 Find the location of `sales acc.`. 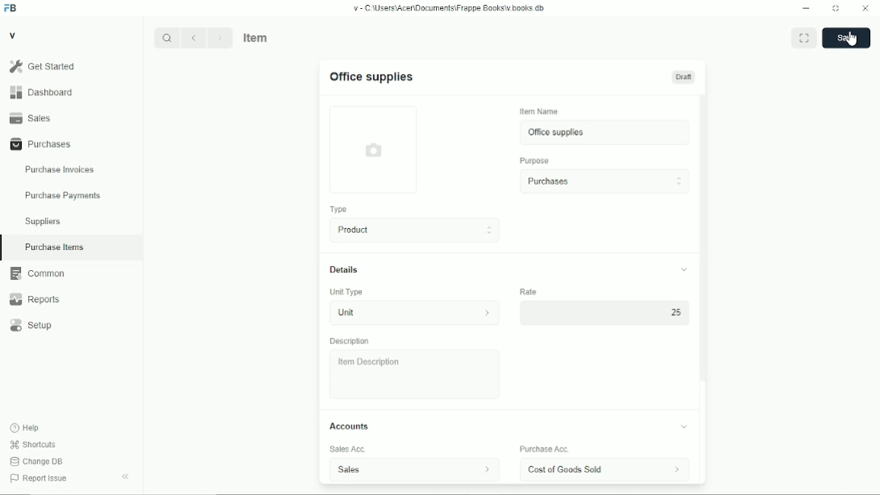

sales acc. is located at coordinates (348, 449).